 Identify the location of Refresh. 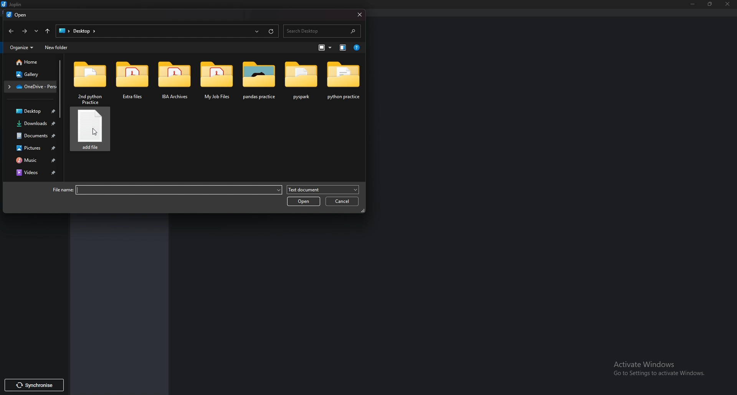
(271, 31).